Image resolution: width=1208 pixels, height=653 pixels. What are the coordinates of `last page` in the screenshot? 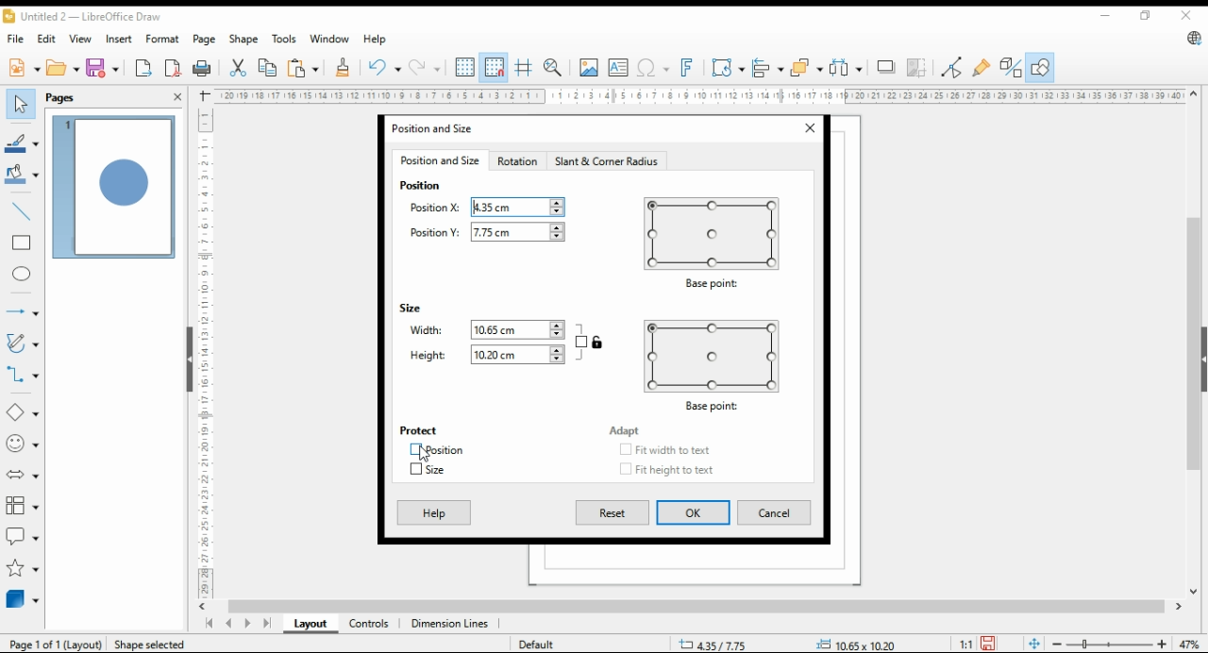 It's located at (265, 623).